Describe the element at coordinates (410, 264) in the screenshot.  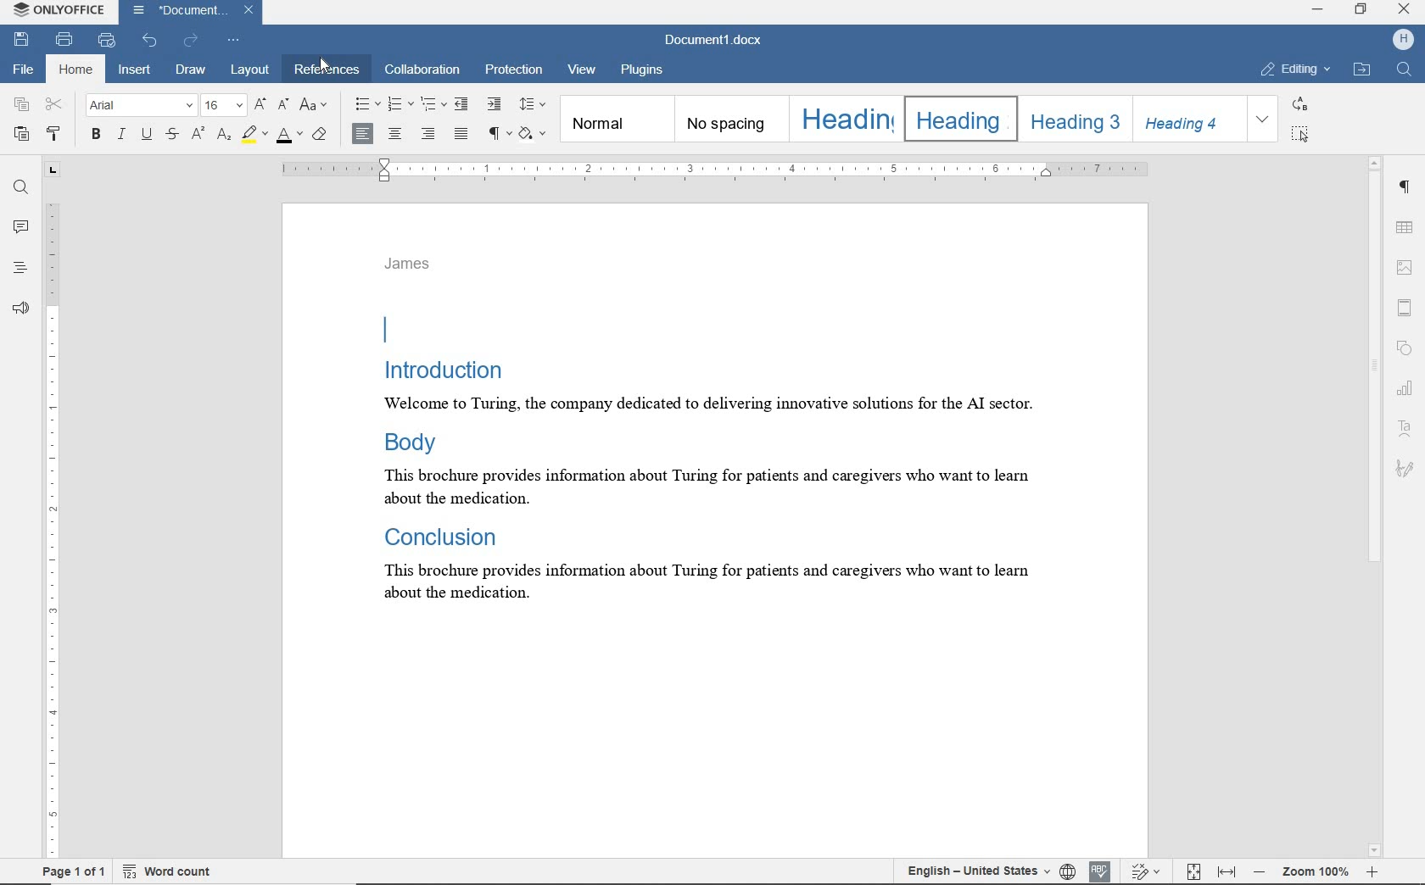
I see `James` at that location.